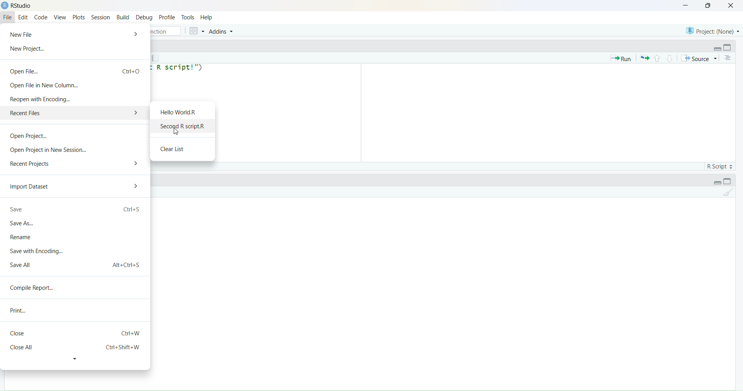 The width and height of the screenshot is (743, 391). What do you see at coordinates (31, 187) in the screenshot?
I see `Import Dataset` at bounding box center [31, 187].